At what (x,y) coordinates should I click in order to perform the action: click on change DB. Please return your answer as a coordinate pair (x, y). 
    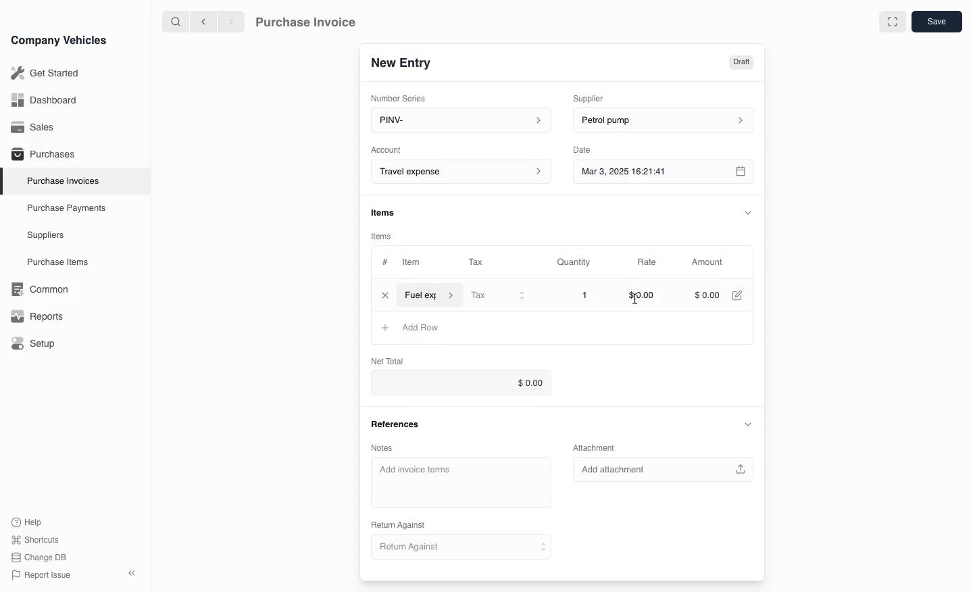
    Looking at the image, I should click on (41, 558).